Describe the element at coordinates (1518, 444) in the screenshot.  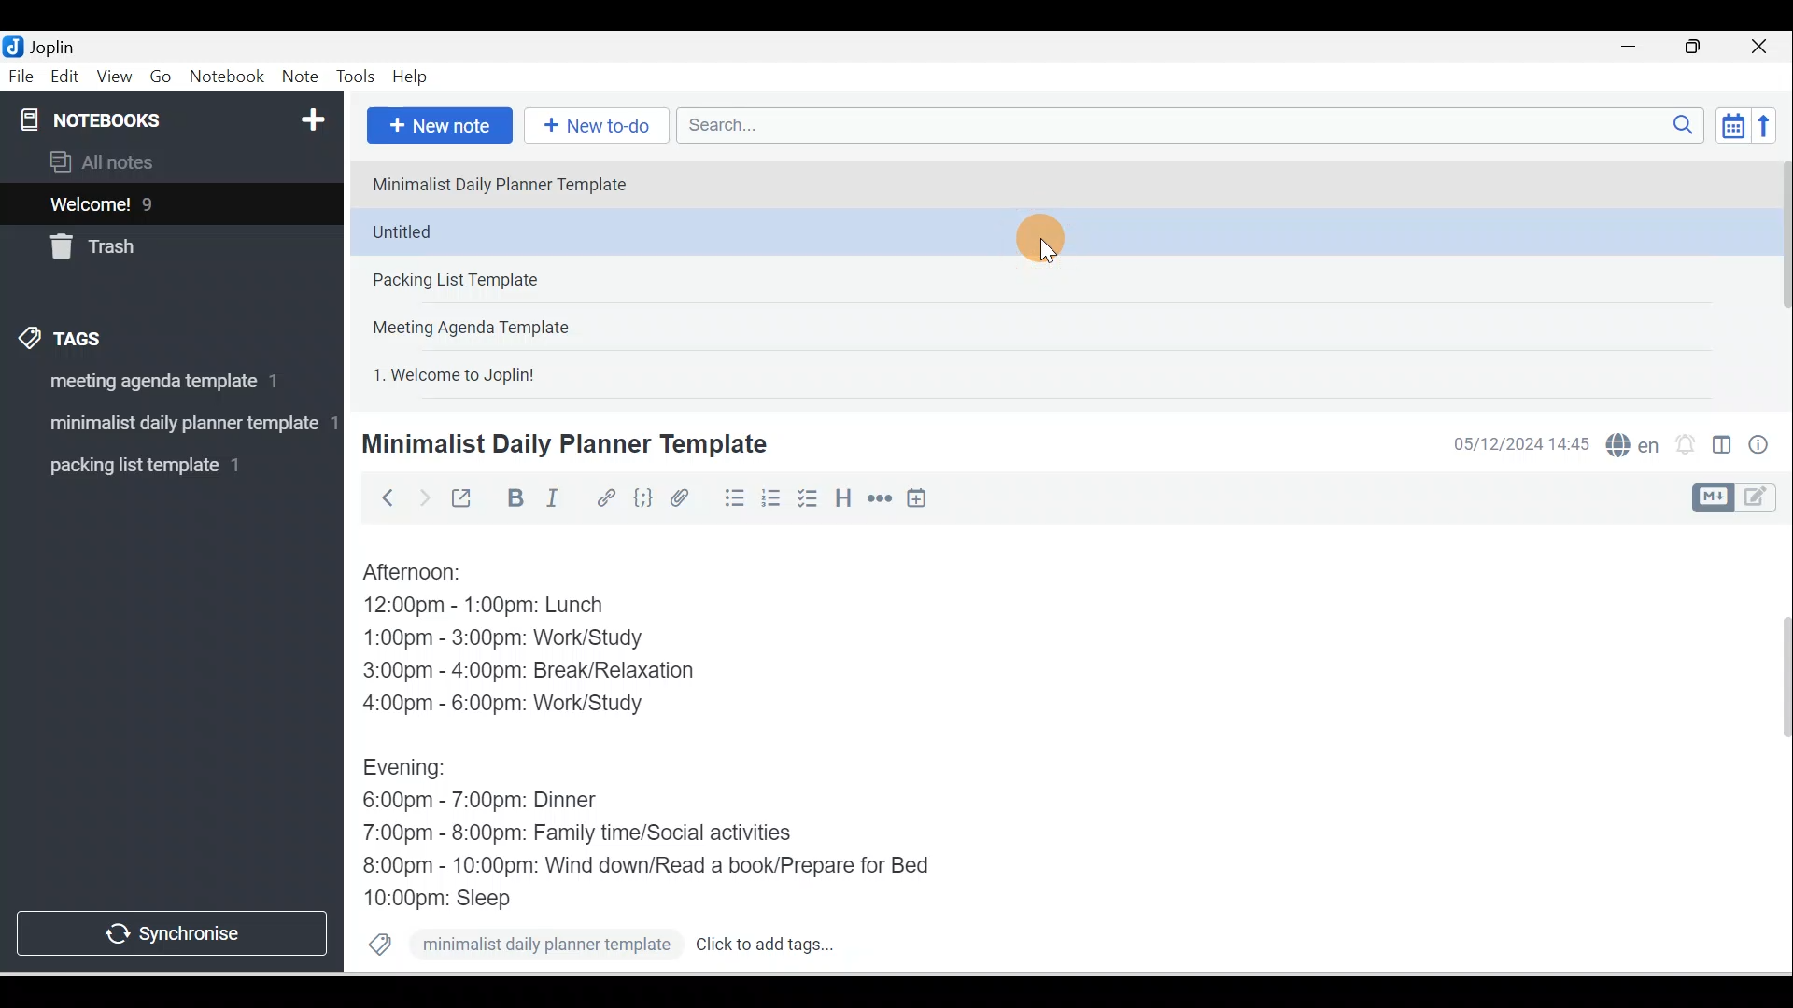
I see `Date & time` at that location.